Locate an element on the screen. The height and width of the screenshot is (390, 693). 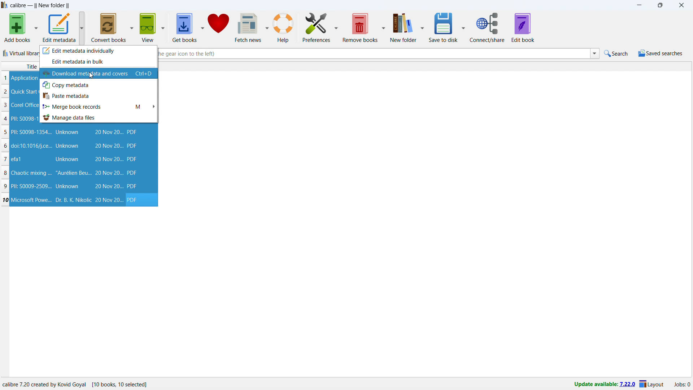
edit metadata is located at coordinates (60, 27).